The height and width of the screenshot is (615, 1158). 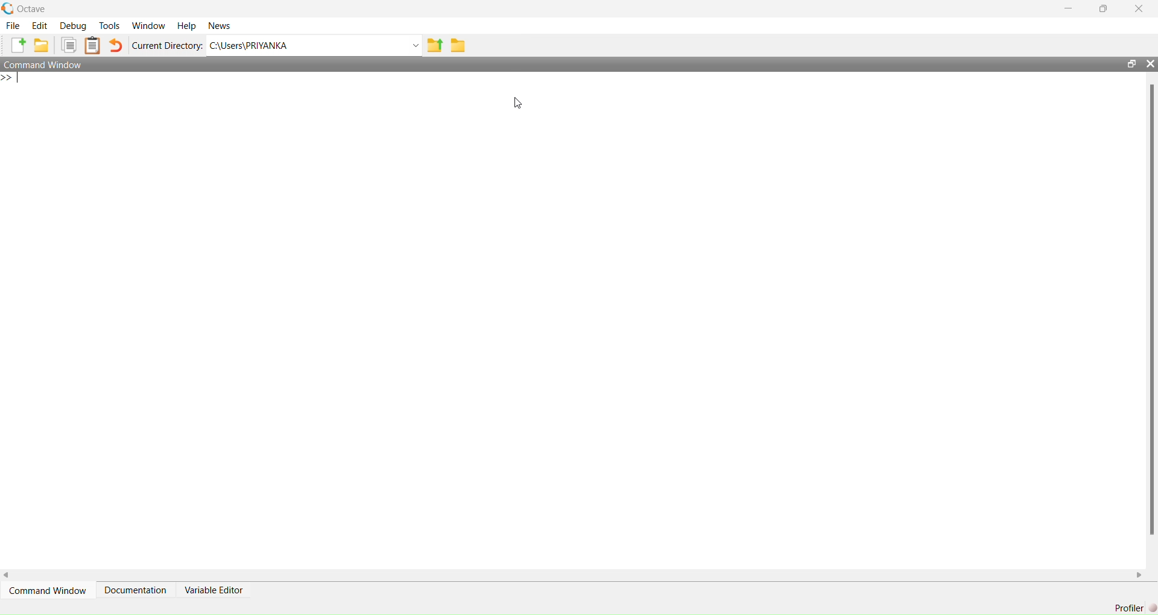 I want to click on logo, so click(x=8, y=9).